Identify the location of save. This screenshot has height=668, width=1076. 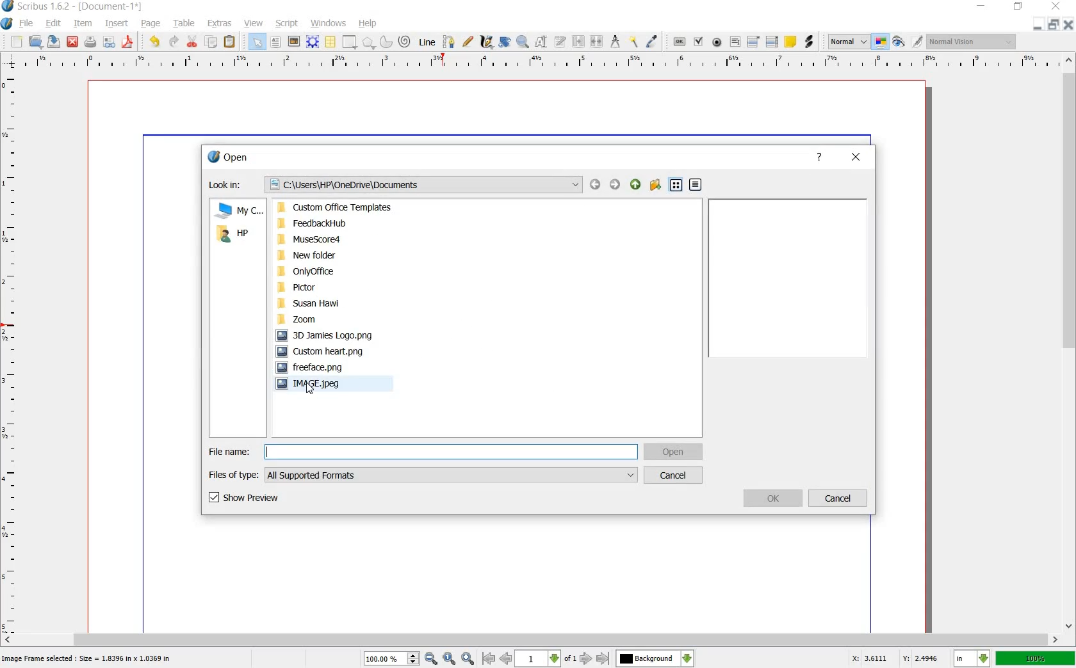
(54, 43).